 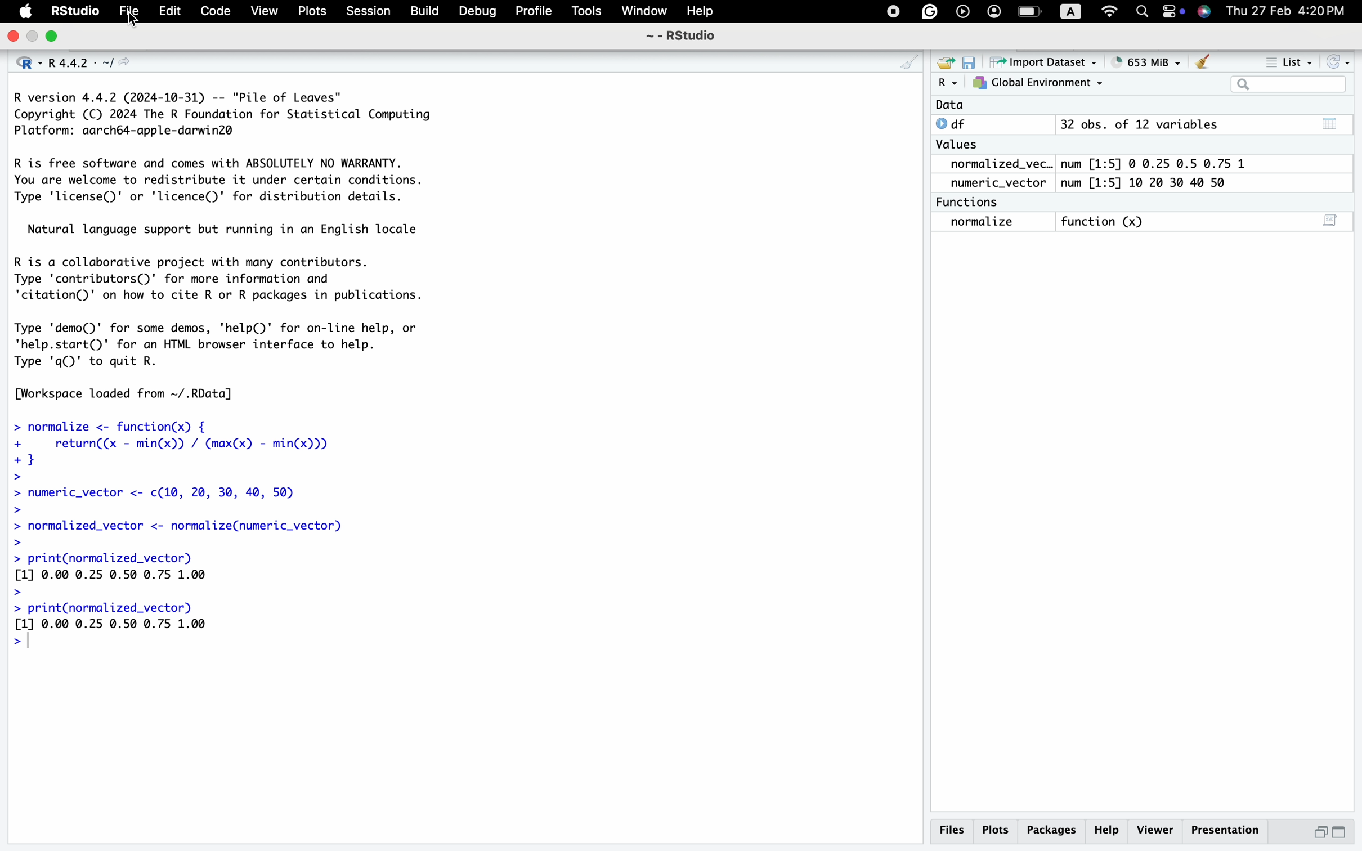 What do you see at coordinates (214, 11) in the screenshot?
I see `Code` at bounding box center [214, 11].